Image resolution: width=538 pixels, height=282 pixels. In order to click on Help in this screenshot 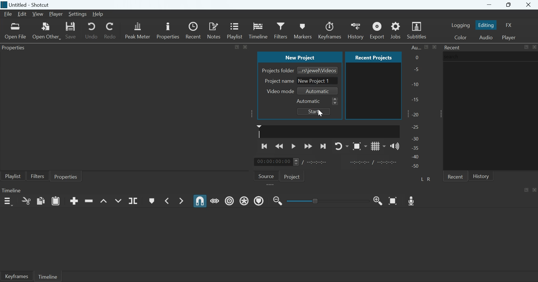, I will do `click(98, 14)`.